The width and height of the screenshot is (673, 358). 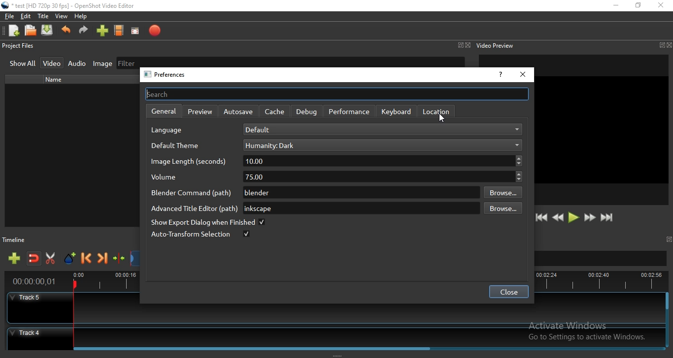 I want to click on Edit , so click(x=26, y=17).